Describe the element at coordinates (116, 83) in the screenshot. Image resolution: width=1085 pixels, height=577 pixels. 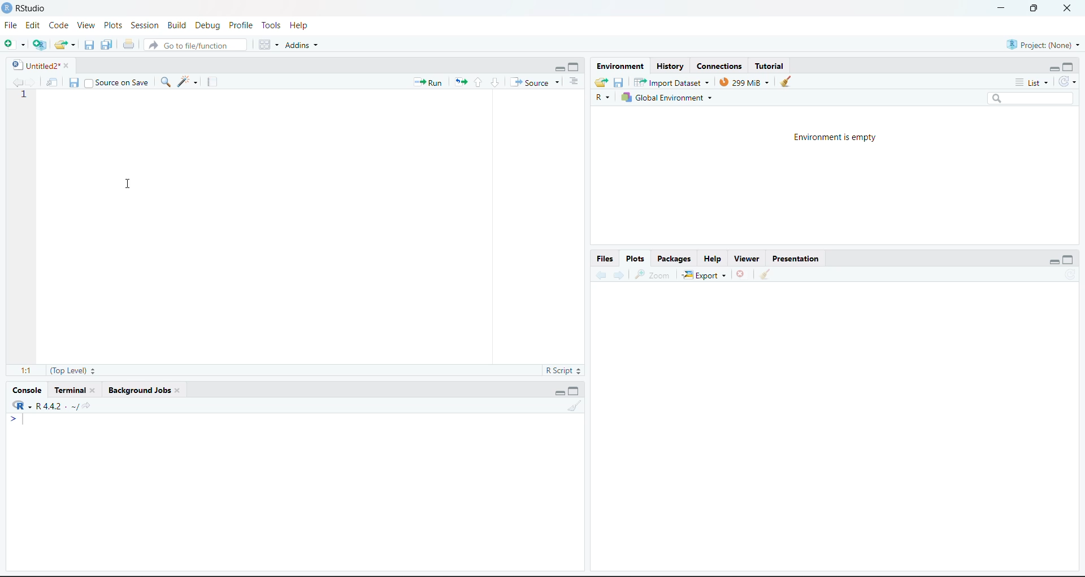
I see `source on save` at that location.